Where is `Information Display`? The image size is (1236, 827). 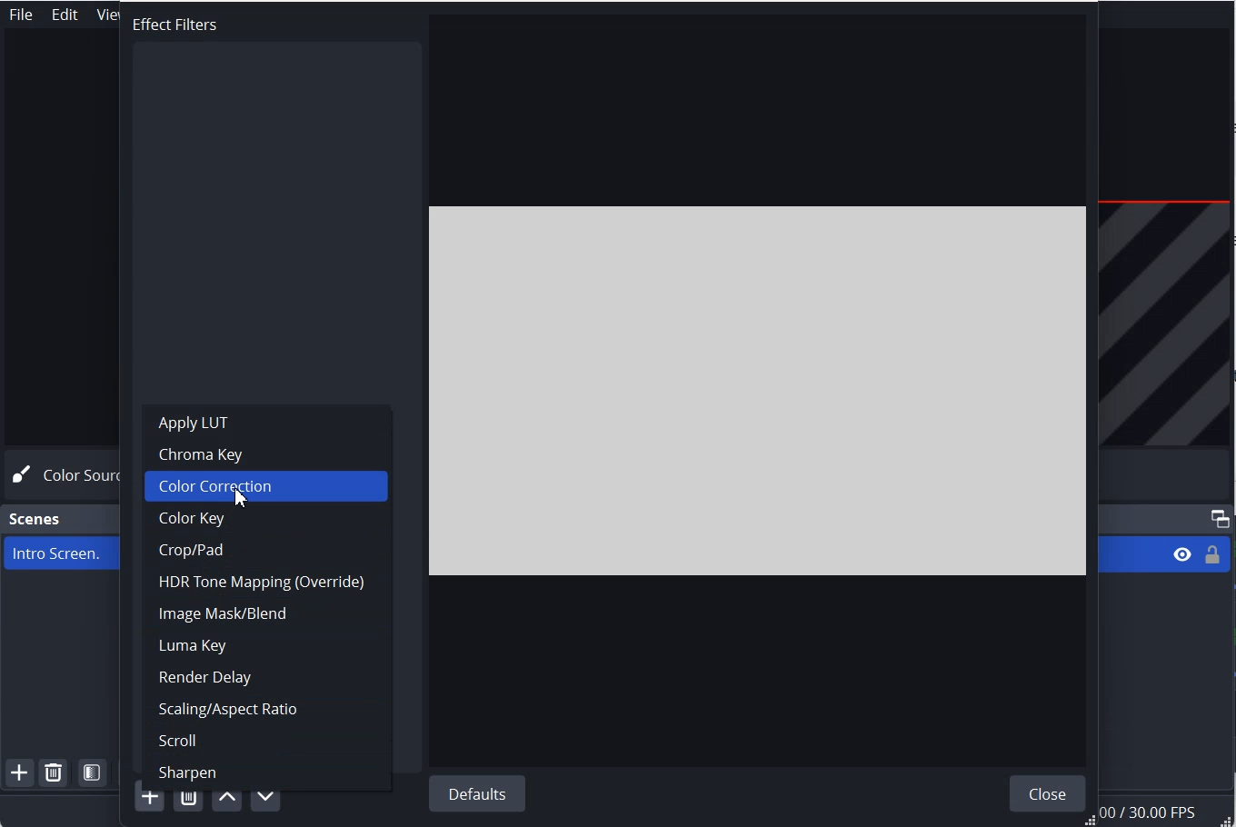 Information Display is located at coordinates (1169, 811).